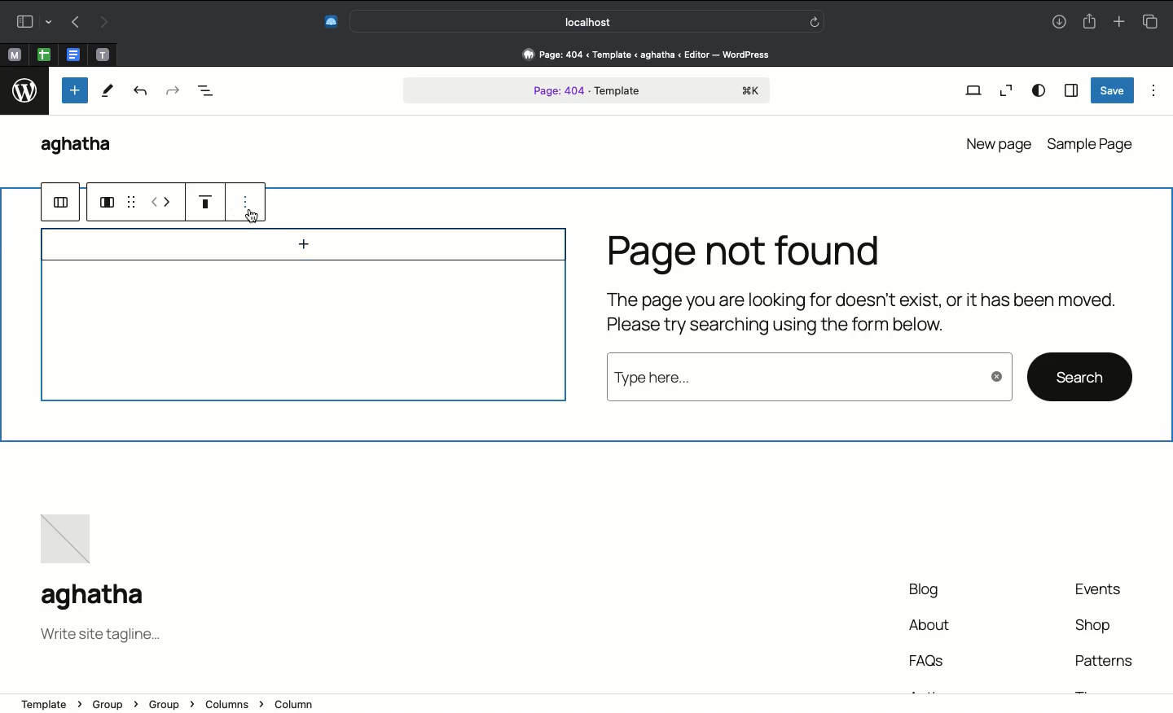 The width and height of the screenshot is (1173, 713). What do you see at coordinates (248, 198) in the screenshot?
I see `options` at bounding box center [248, 198].